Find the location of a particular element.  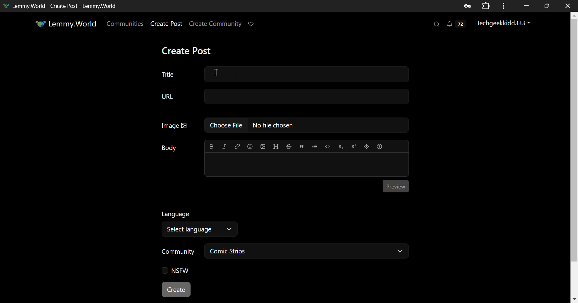

Password Data Saved is located at coordinates (468, 5).